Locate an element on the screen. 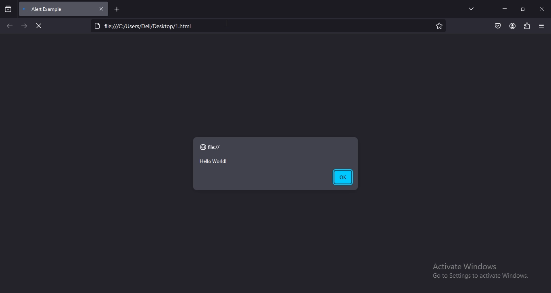  dropdown is located at coordinates (470, 8).